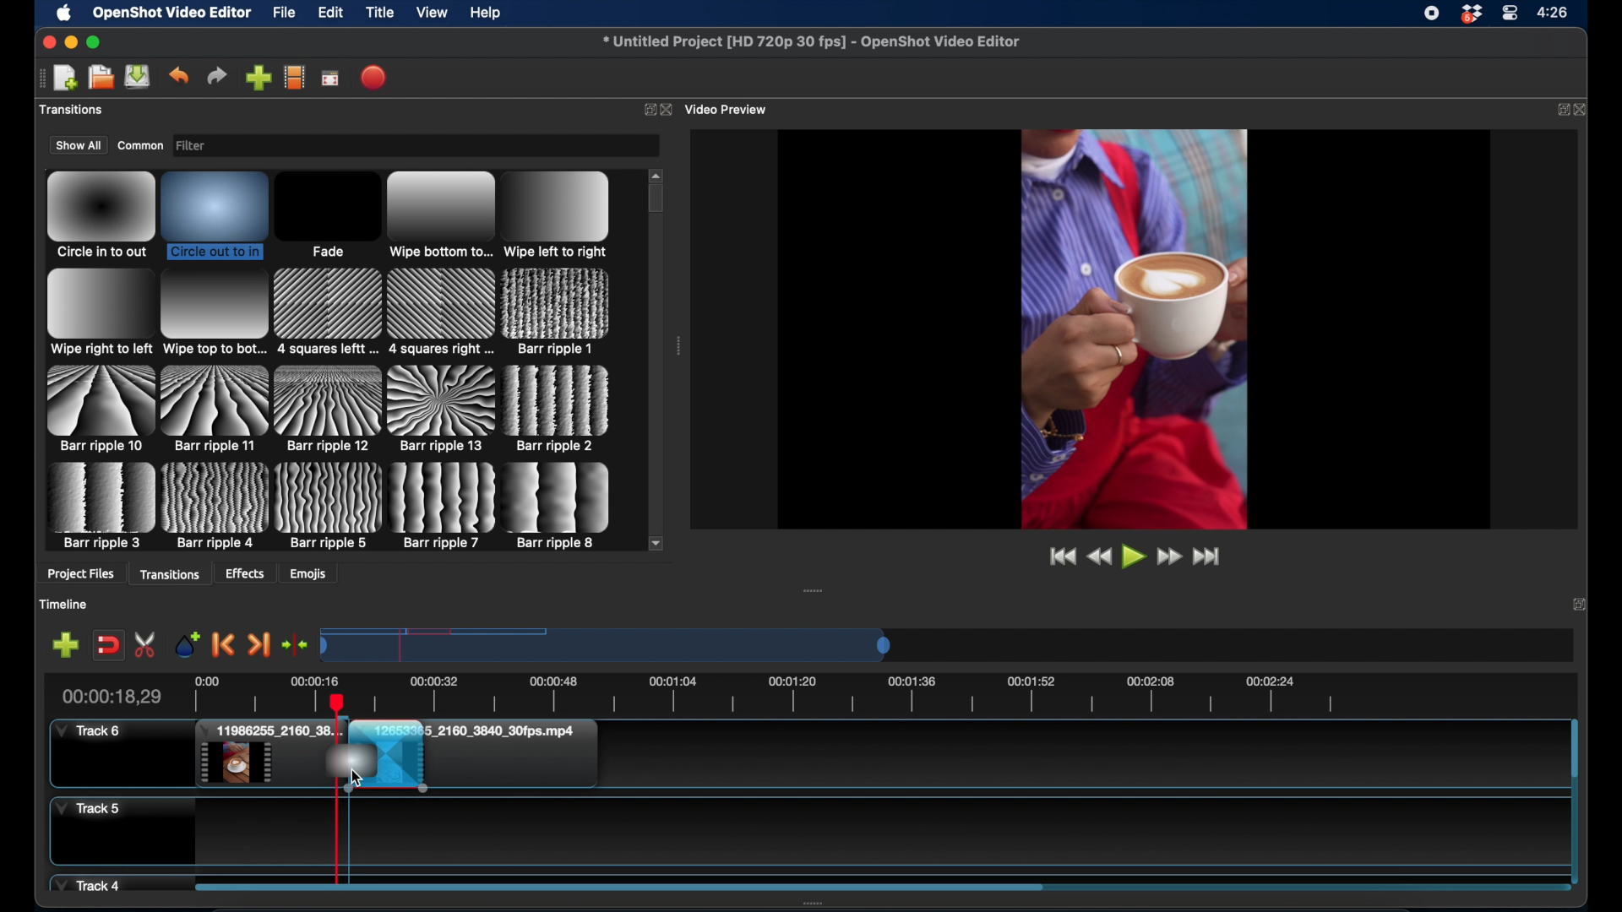  Describe the element at coordinates (814, 590) in the screenshot. I see `drag handle` at that location.